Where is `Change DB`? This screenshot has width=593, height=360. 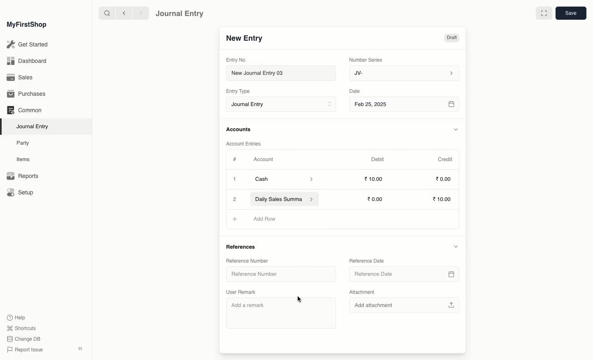 Change DB is located at coordinates (24, 339).